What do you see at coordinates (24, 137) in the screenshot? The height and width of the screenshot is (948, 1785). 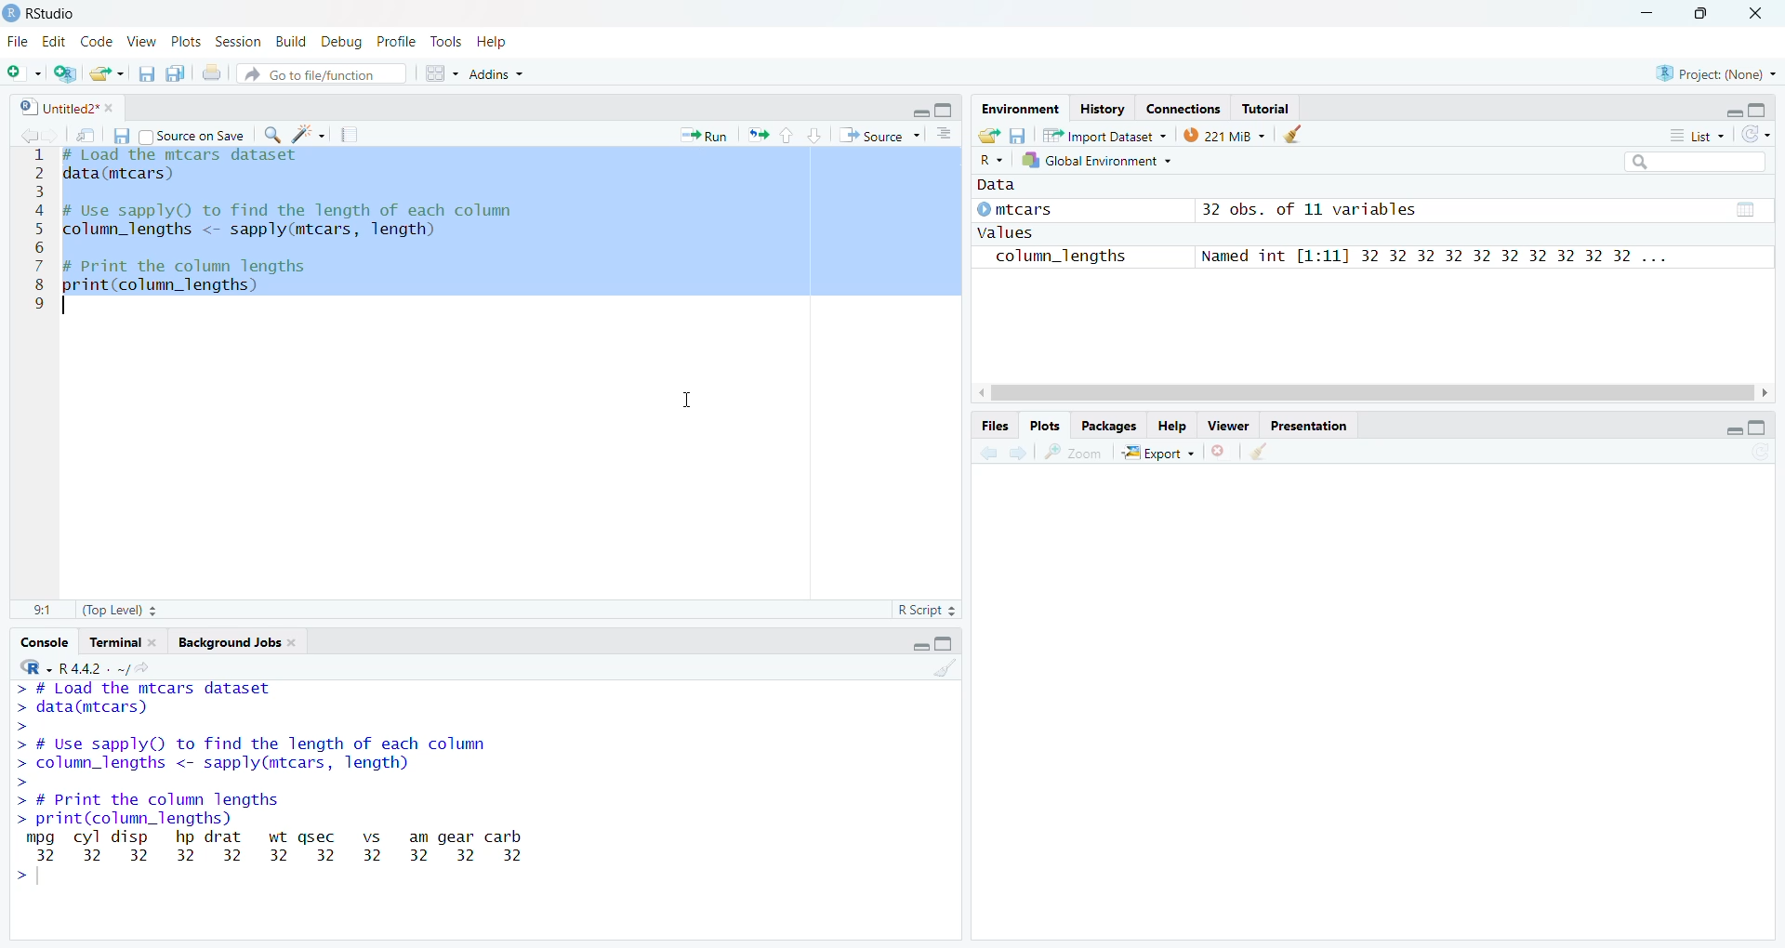 I see `Go to previous source location` at bounding box center [24, 137].